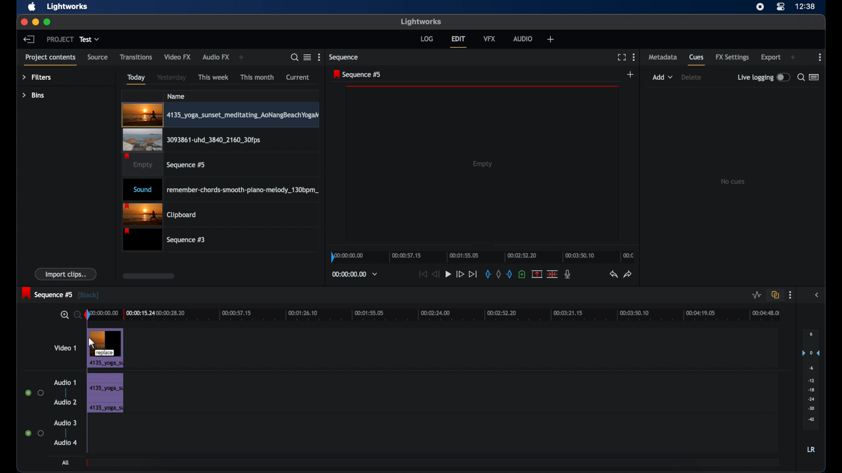 The height and width of the screenshot is (473, 842). What do you see at coordinates (733, 181) in the screenshot?
I see `no clips` at bounding box center [733, 181].